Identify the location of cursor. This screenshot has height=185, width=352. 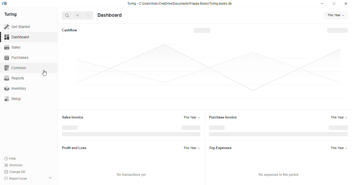
(44, 73).